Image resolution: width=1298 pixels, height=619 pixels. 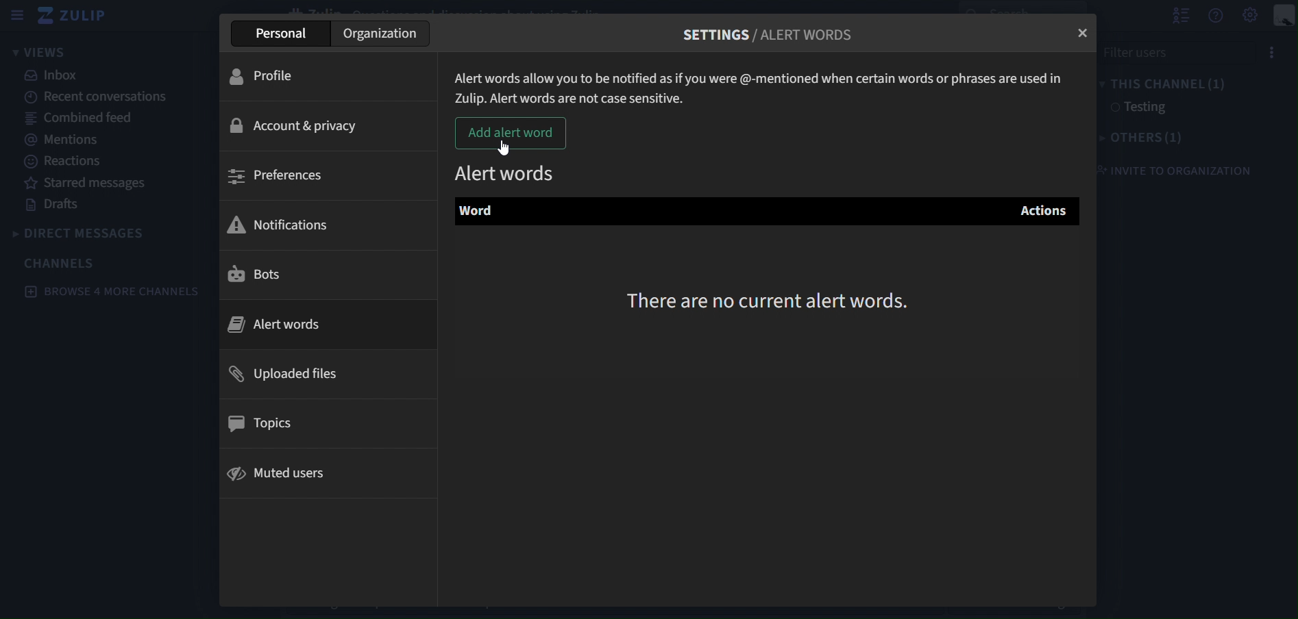 What do you see at coordinates (281, 476) in the screenshot?
I see `muted users` at bounding box center [281, 476].